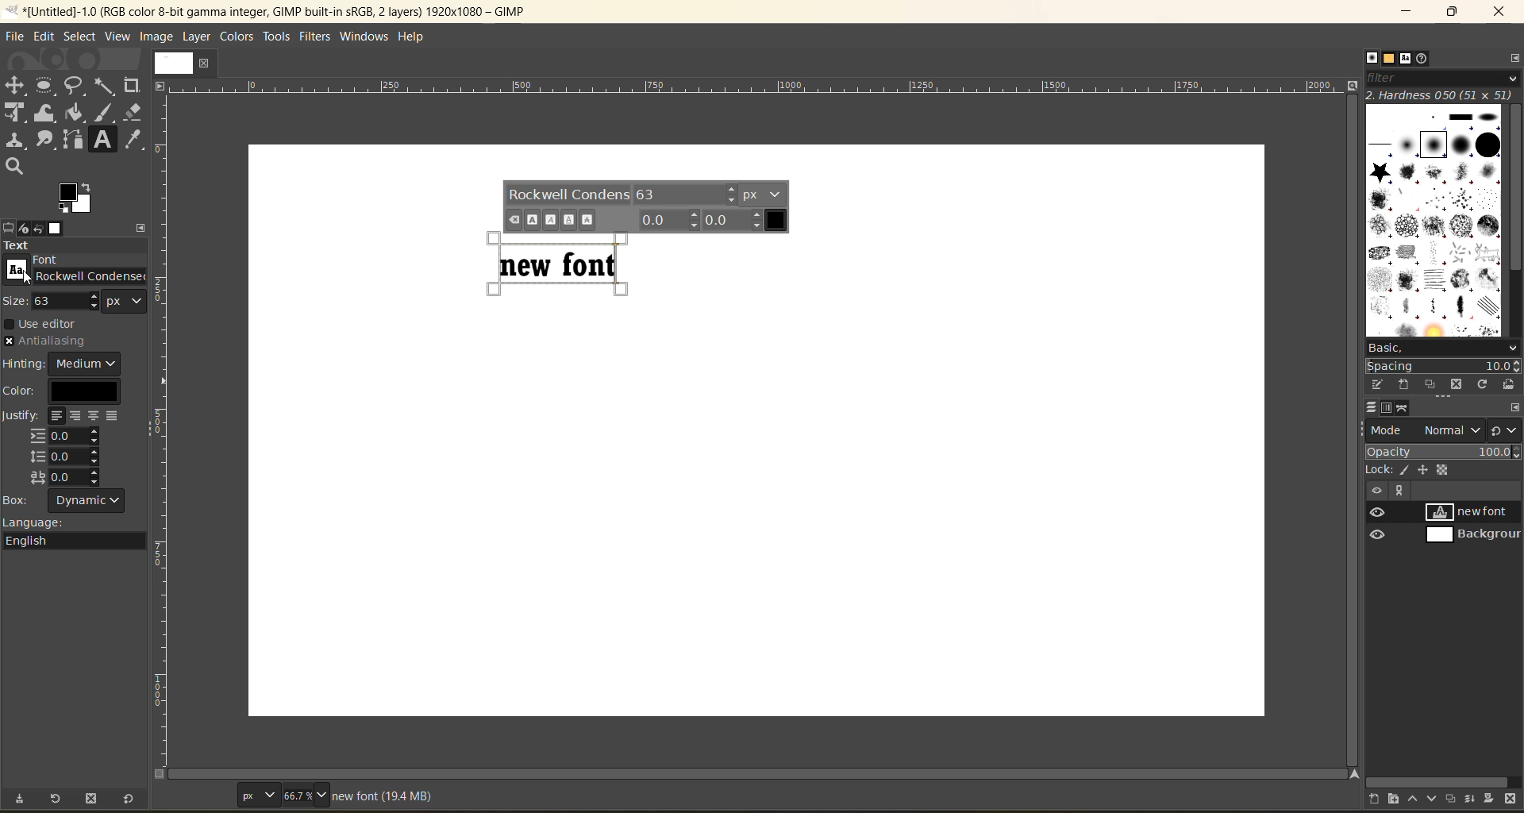 The image size is (1524, 813). Describe the element at coordinates (202, 796) in the screenshot. I see `coordinates` at that location.